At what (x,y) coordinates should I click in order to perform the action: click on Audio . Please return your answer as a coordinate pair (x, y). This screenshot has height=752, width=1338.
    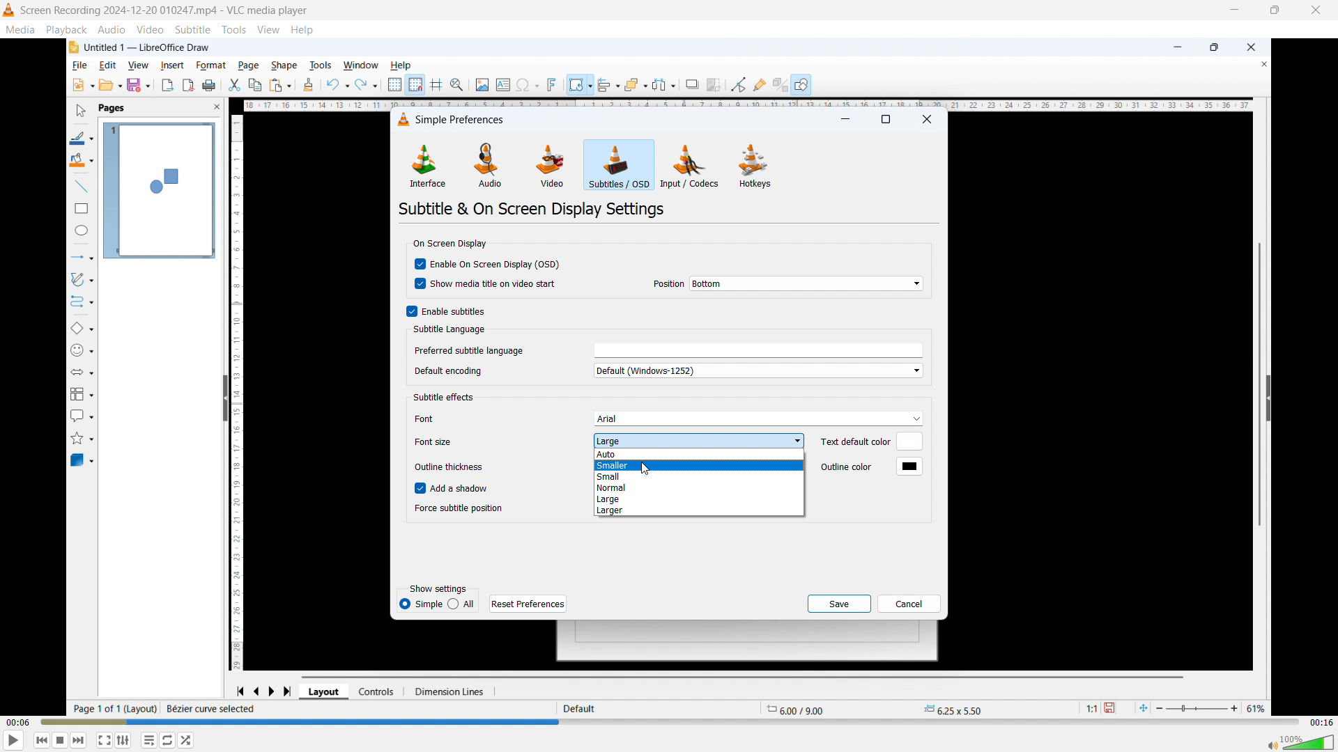
    Looking at the image, I should click on (111, 30).